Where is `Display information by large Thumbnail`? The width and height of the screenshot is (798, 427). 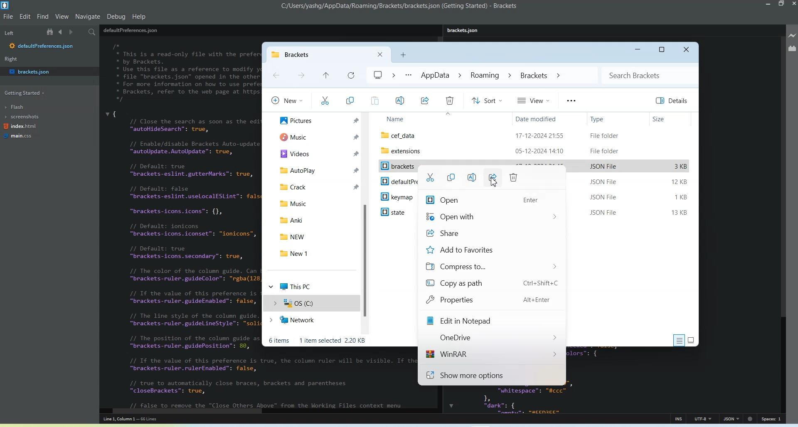 Display information by large Thumbnail is located at coordinates (693, 339).